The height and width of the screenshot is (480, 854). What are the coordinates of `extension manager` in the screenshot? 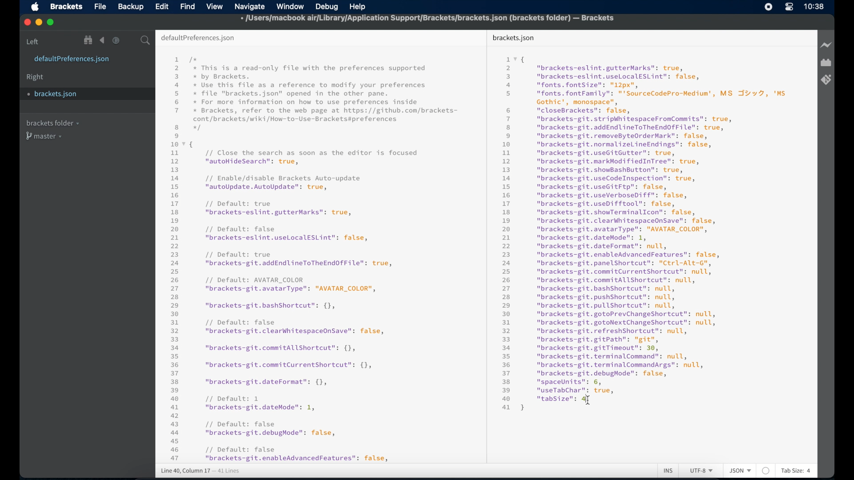 It's located at (826, 63).